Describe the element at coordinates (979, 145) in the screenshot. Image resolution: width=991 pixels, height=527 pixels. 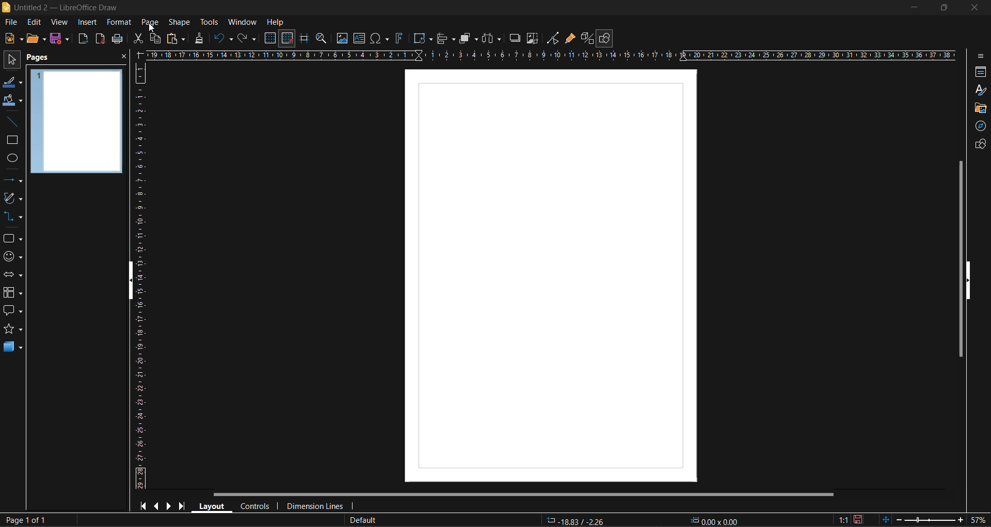
I see `shapes` at that location.